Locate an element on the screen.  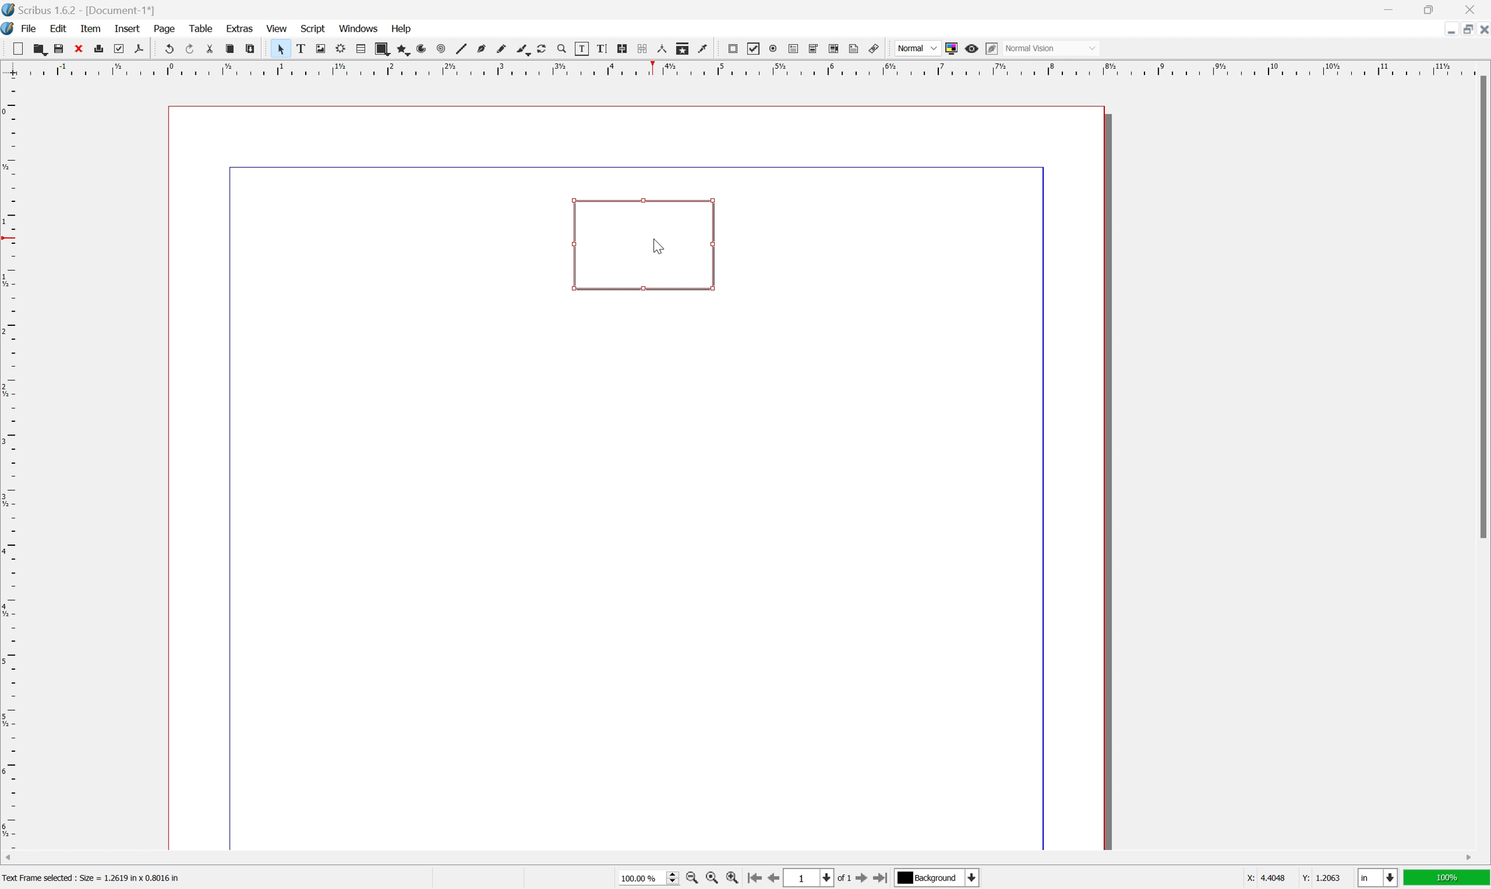
help is located at coordinates (401, 29).